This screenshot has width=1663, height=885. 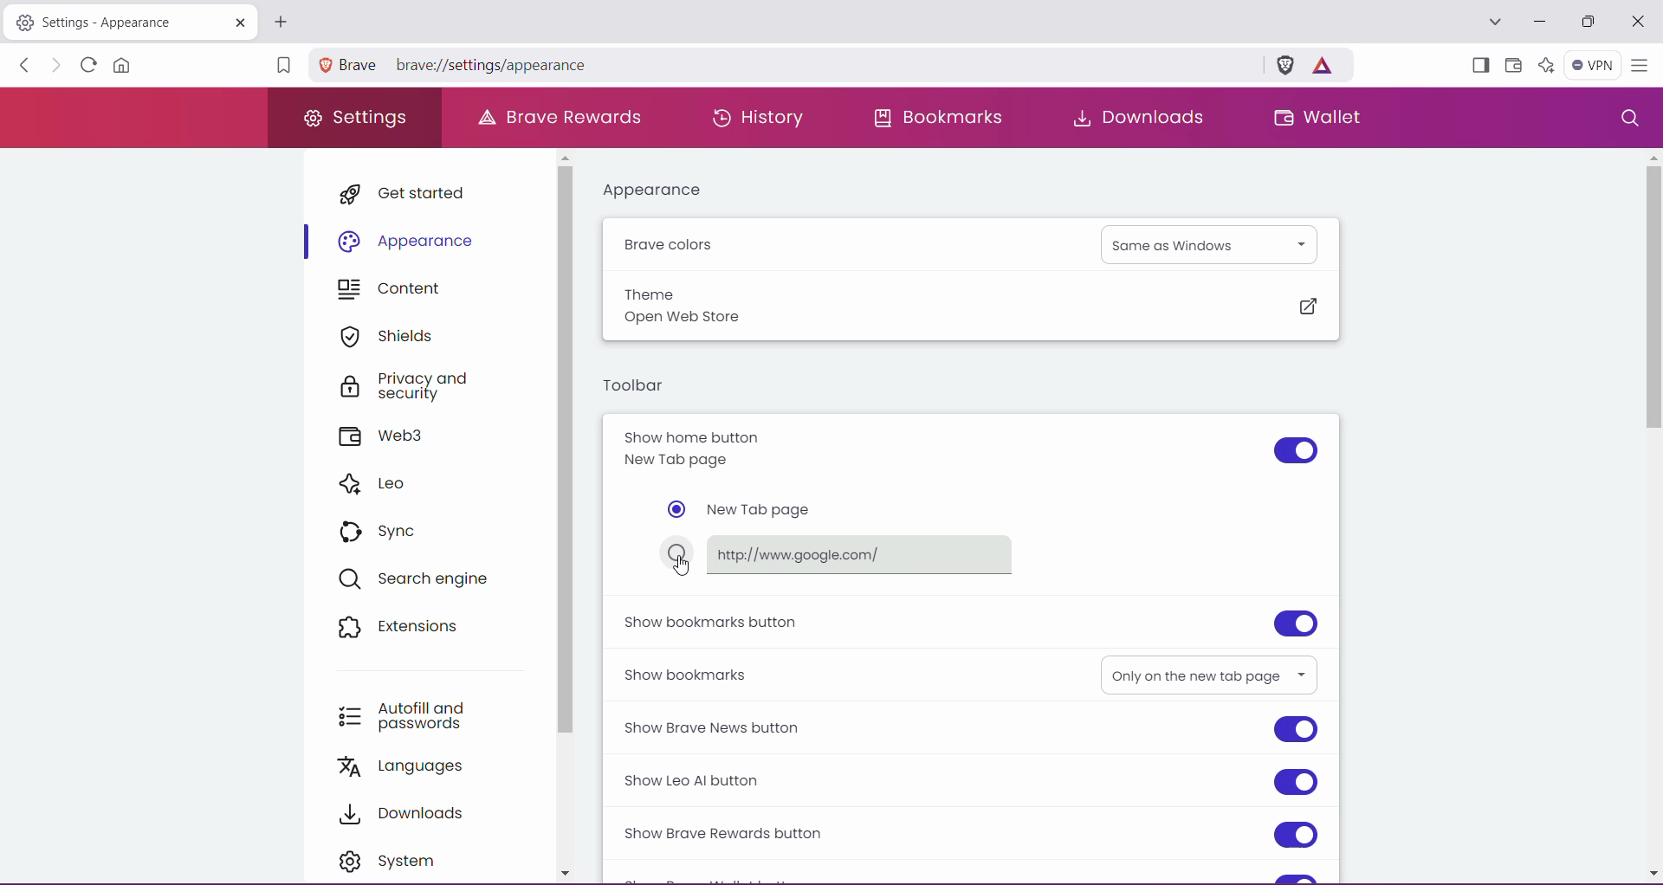 What do you see at coordinates (1493, 23) in the screenshot?
I see `Search tabs` at bounding box center [1493, 23].